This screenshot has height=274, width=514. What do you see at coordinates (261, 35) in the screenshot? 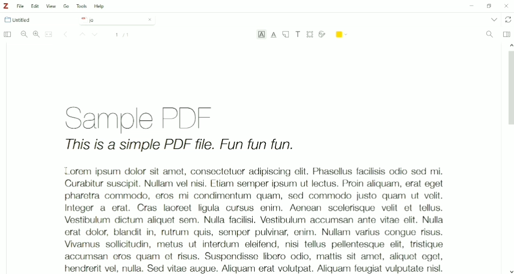
I see `Highlight Text` at bounding box center [261, 35].